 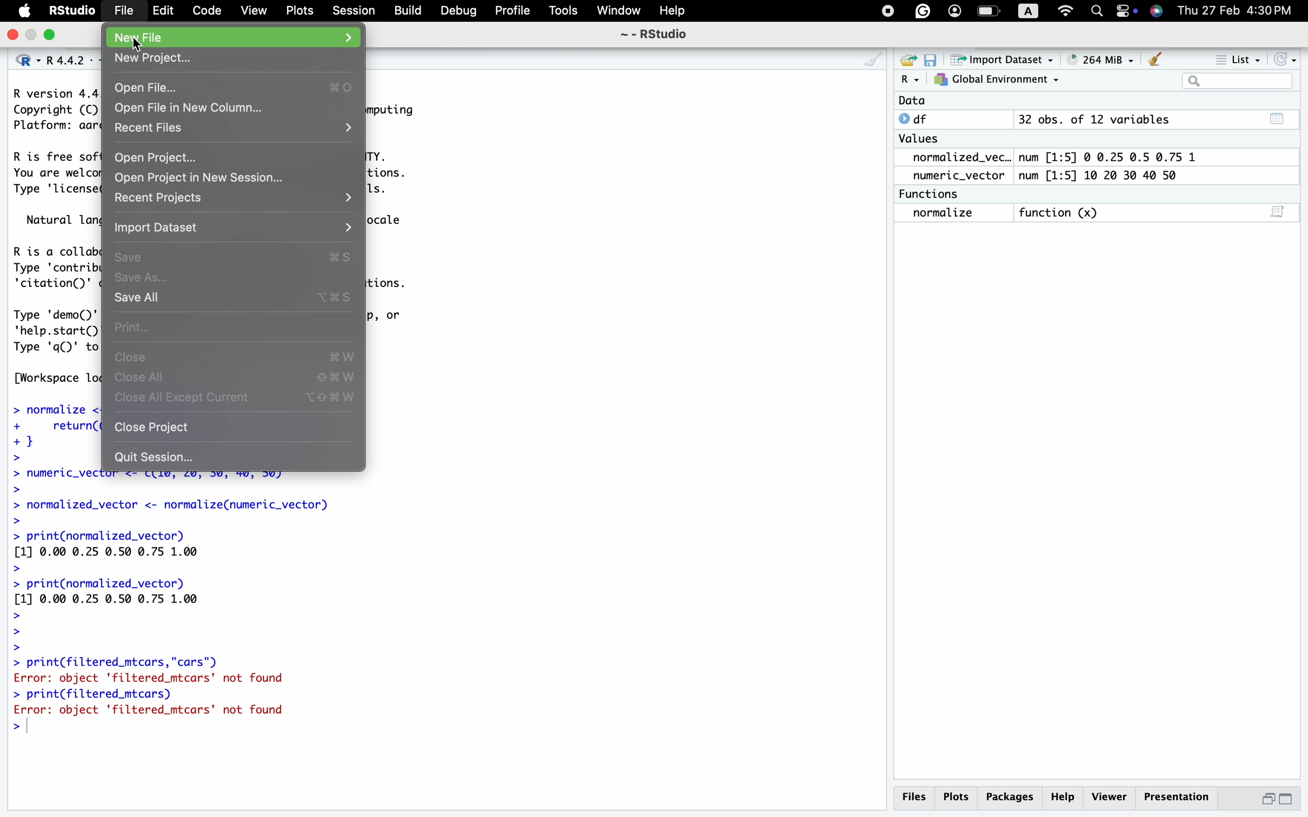 I want to click on save all, so click(x=234, y=298).